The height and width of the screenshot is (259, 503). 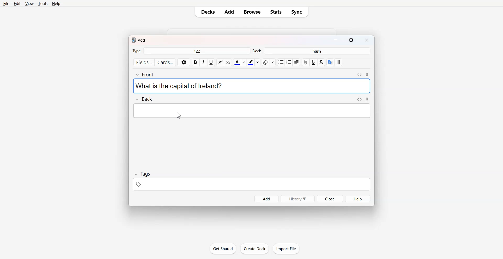 I want to click on Text 1, so click(x=139, y=40).